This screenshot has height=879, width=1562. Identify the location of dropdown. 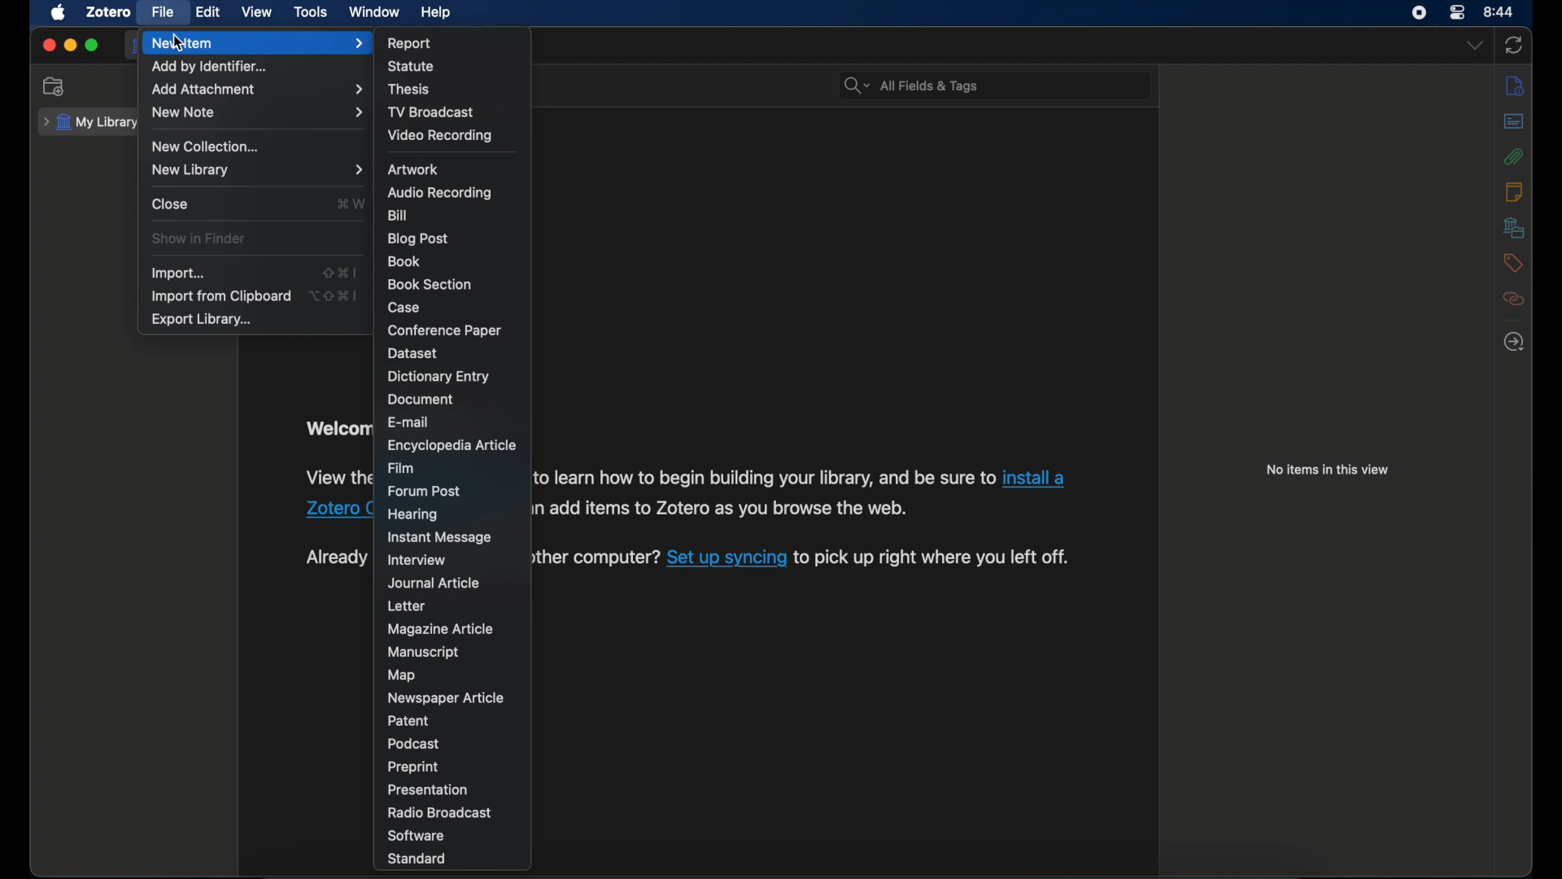
(1475, 46).